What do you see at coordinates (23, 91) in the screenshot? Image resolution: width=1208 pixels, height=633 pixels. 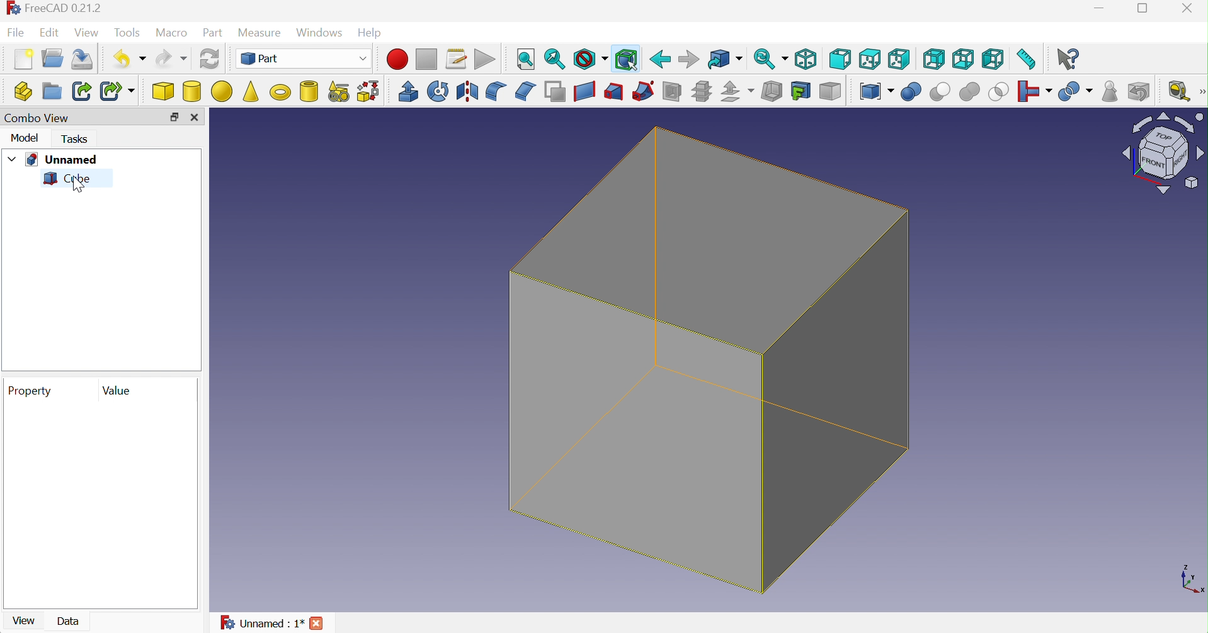 I see `Create part` at bounding box center [23, 91].